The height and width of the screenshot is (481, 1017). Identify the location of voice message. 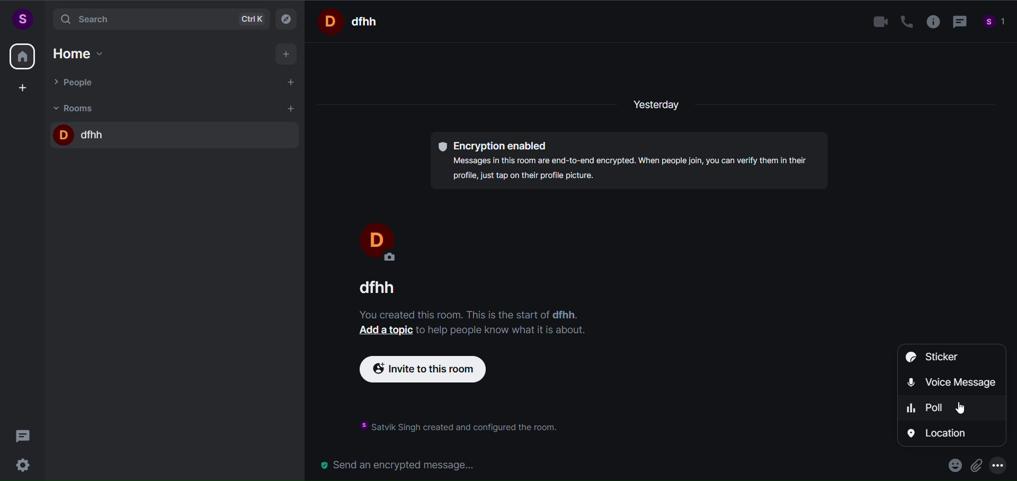
(951, 383).